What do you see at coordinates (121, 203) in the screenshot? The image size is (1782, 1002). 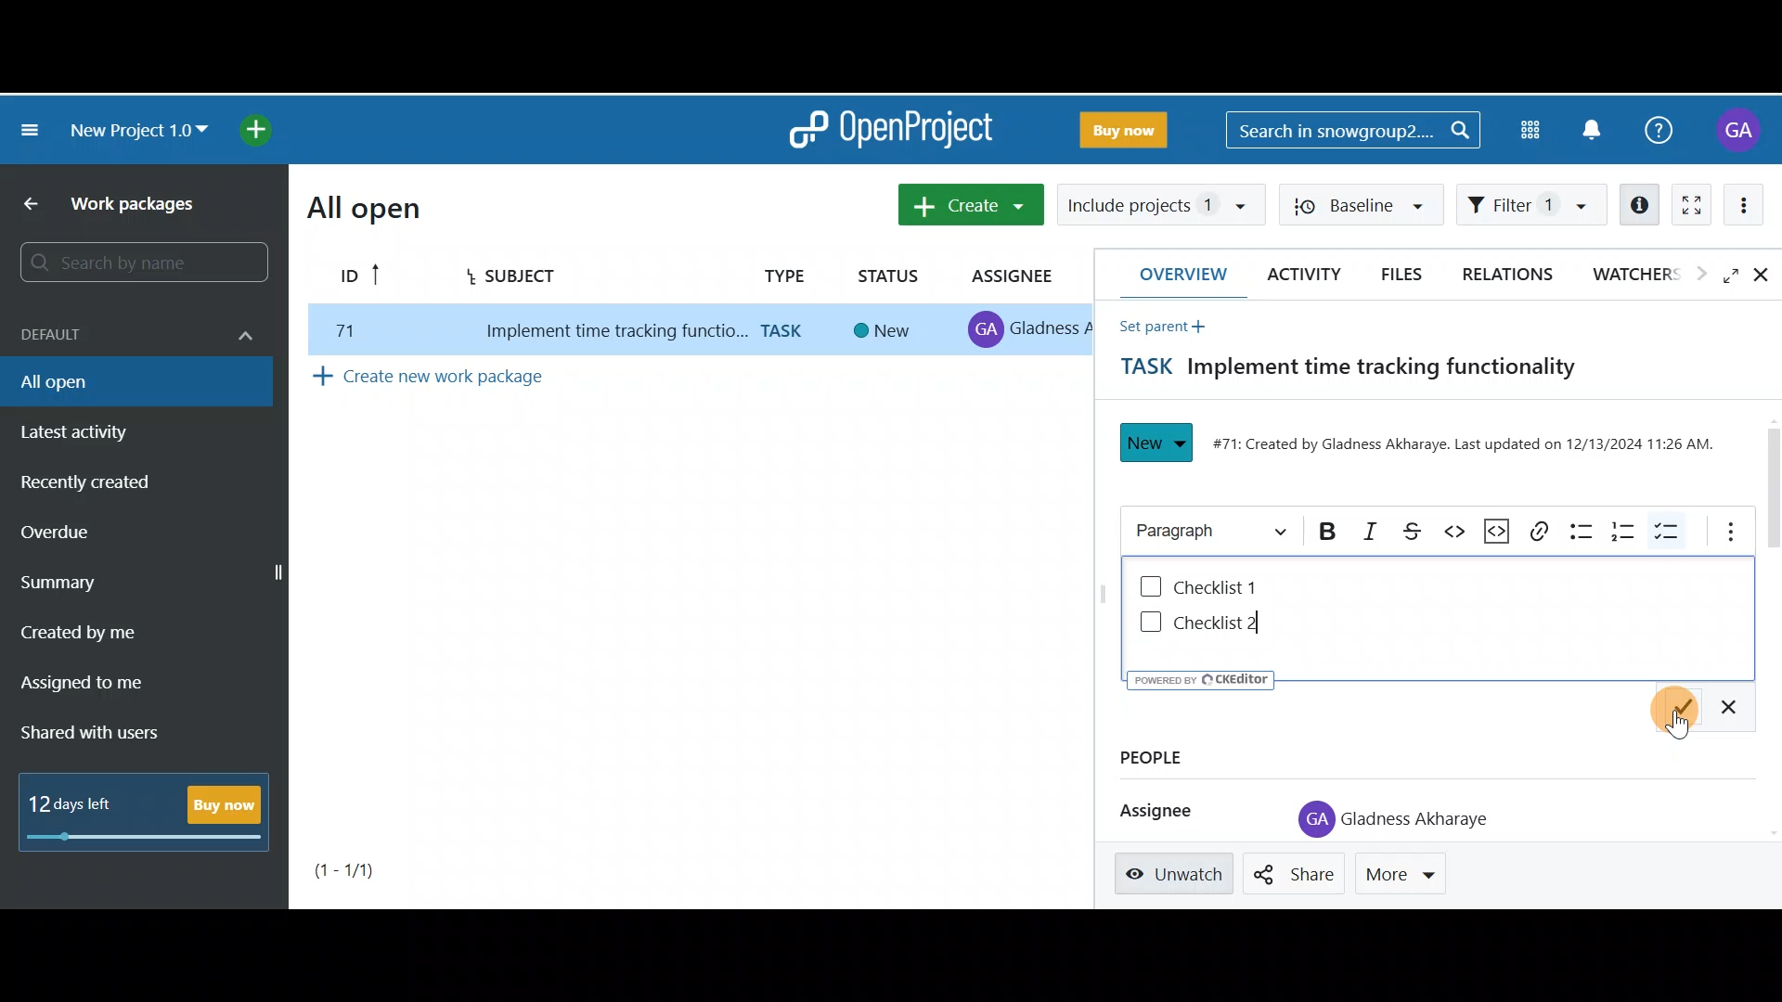 I see `Work packages` at bounding box center [121, 203].